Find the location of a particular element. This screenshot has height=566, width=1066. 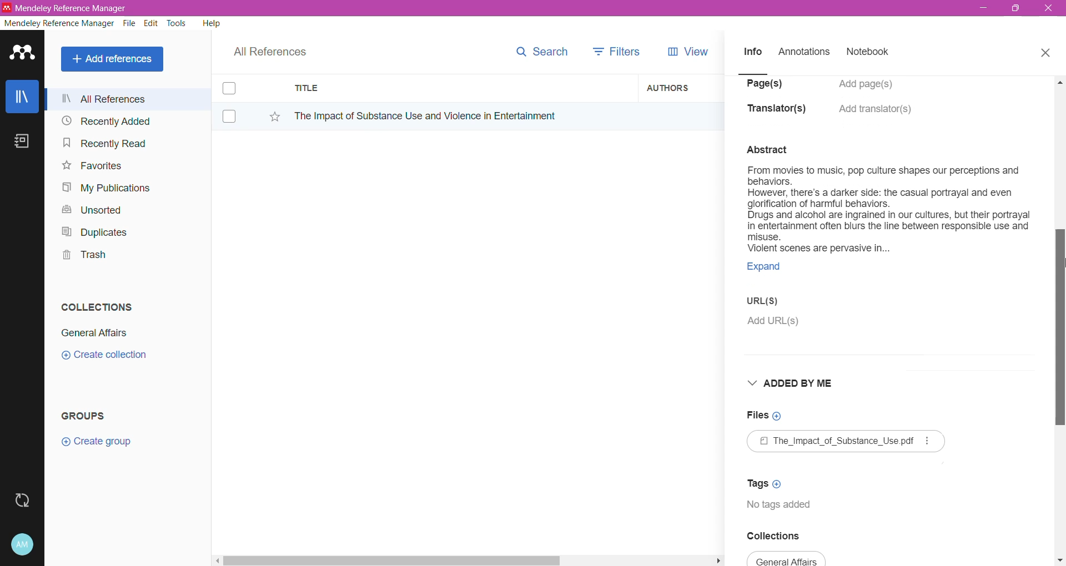

Unsorted is located at coordinates (90, 209).